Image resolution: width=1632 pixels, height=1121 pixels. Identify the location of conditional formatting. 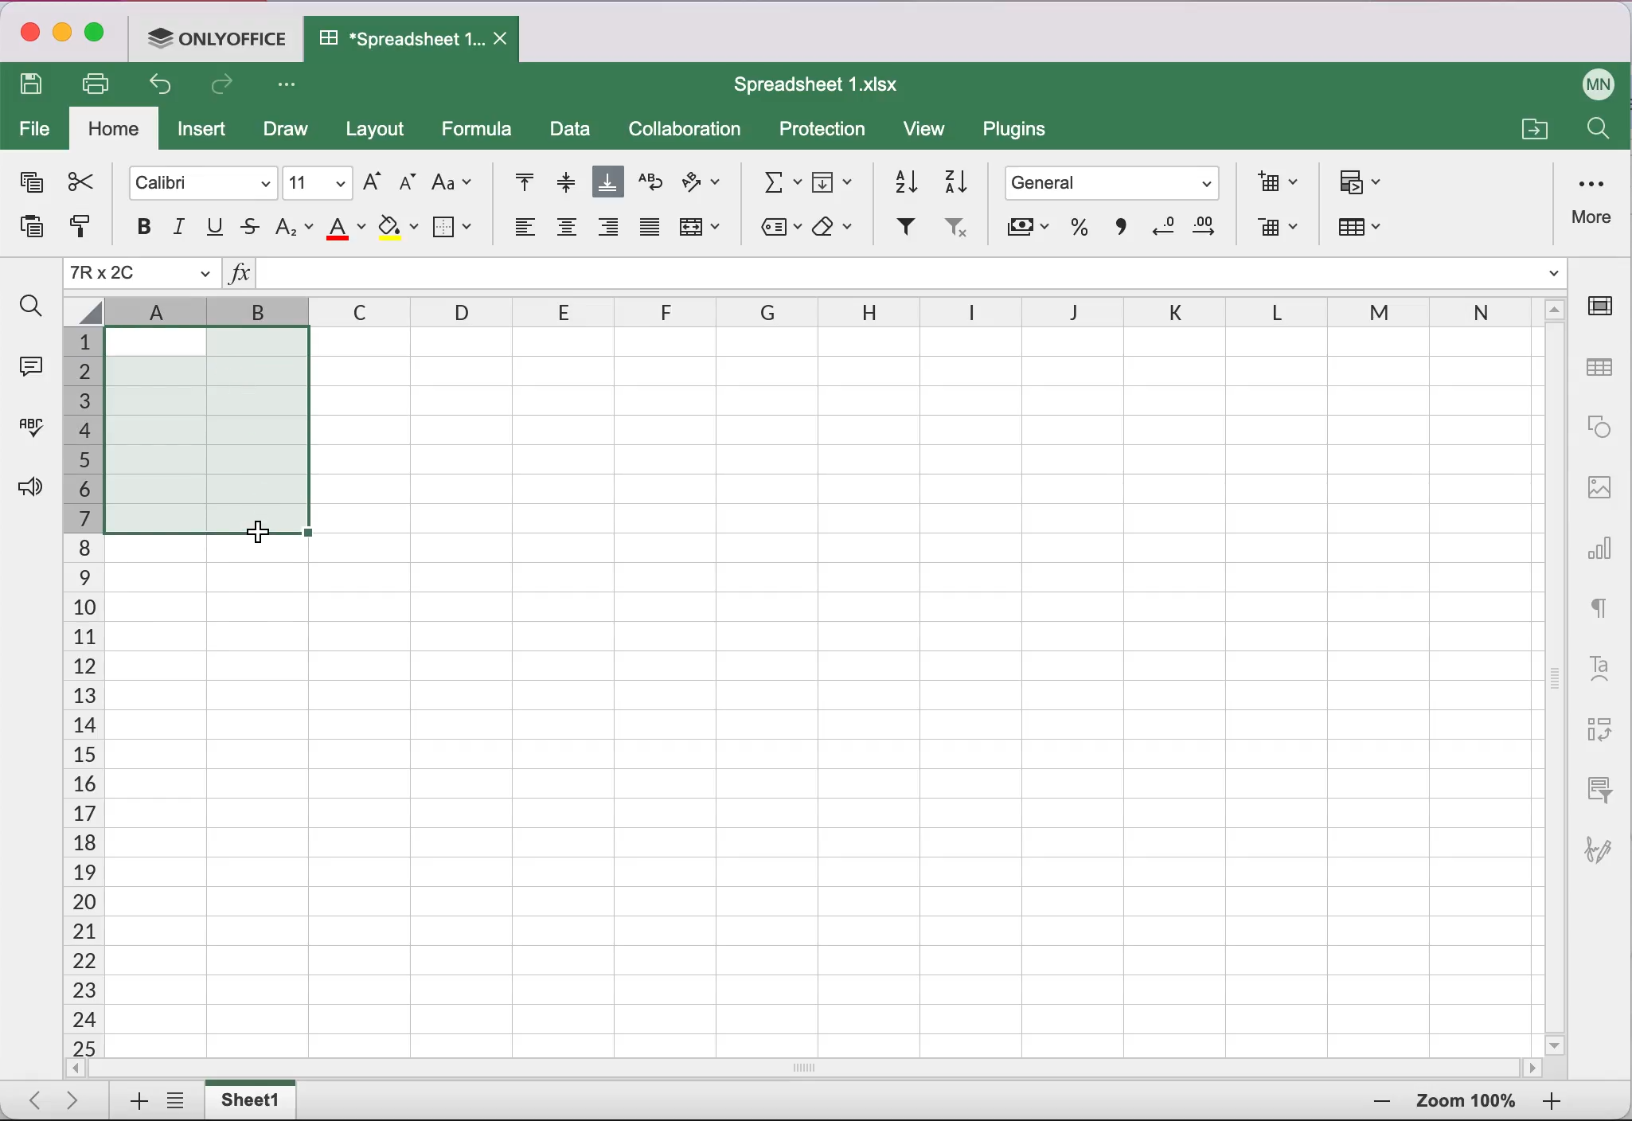
(1363, 184).